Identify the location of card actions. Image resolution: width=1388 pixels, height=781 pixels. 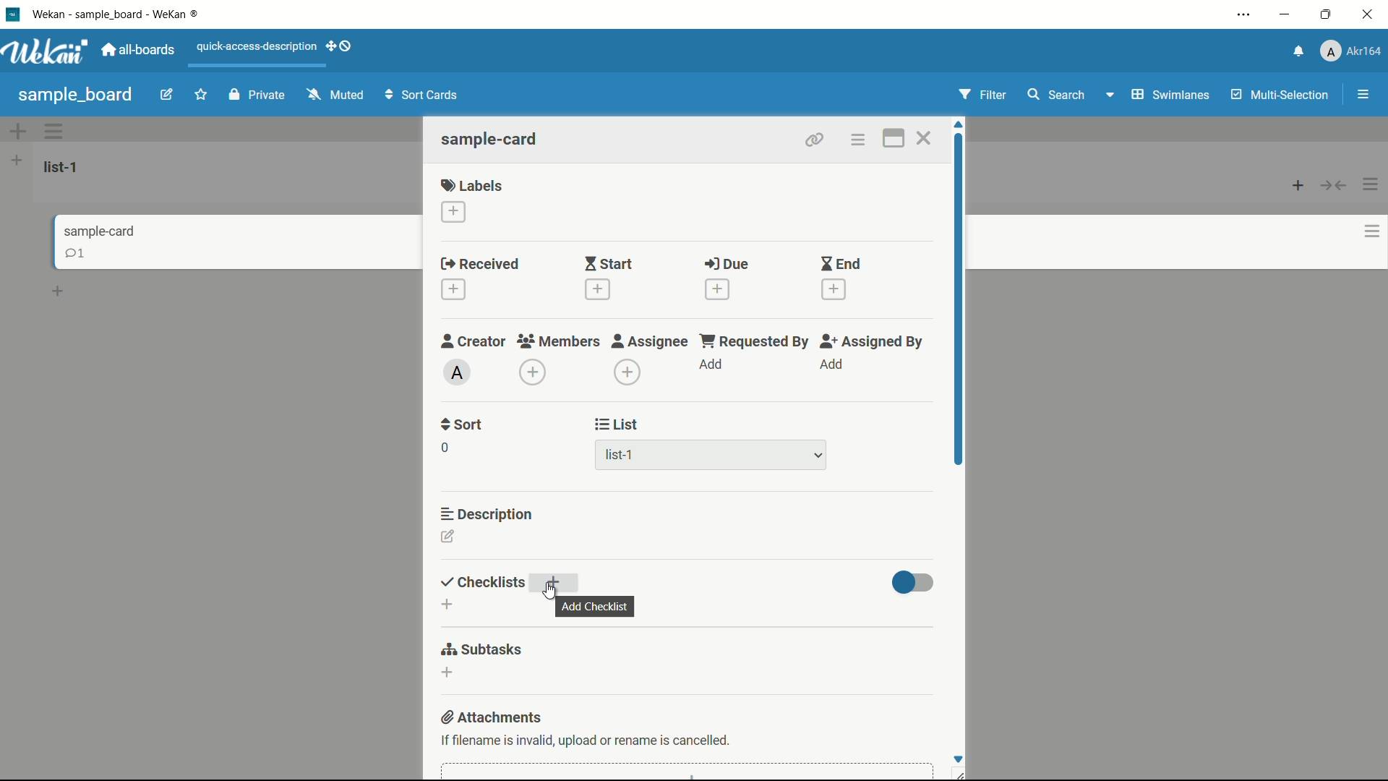
(857, 140).